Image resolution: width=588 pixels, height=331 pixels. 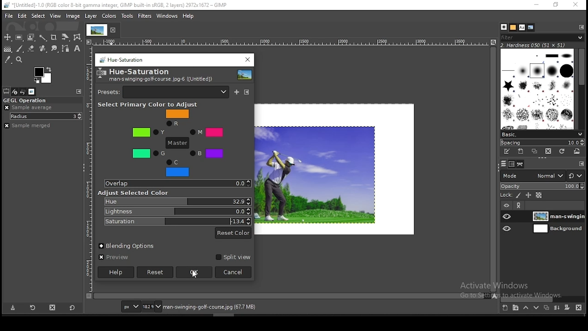 I want to click on overlap, so click(x=177, y=184).